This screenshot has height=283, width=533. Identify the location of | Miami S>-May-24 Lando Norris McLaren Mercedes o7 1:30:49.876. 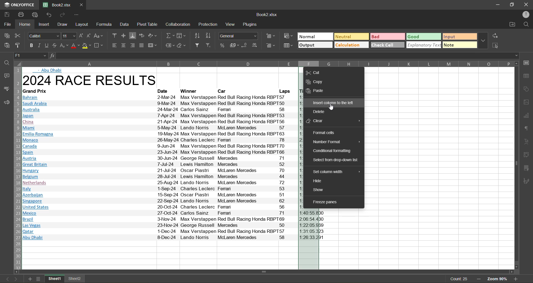
(160, 128).